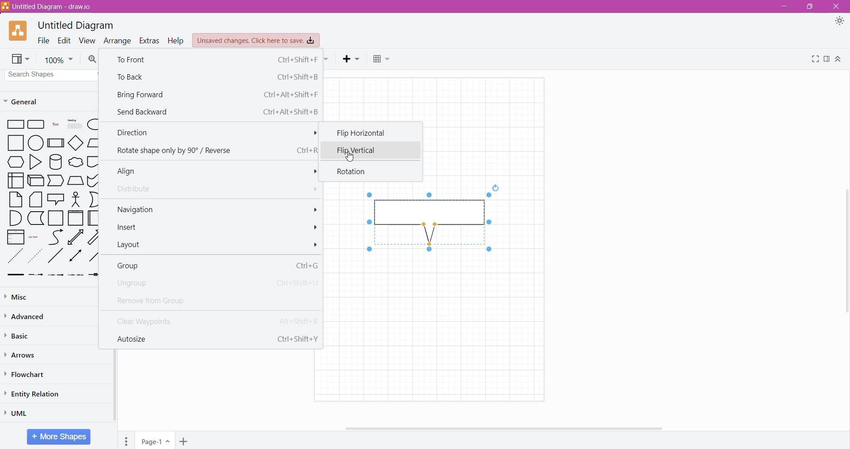 The width and height of the screenshot is (850, 449). Describe the element at coordinates (35, 143) in the screenshot. I see `circle` at that location.